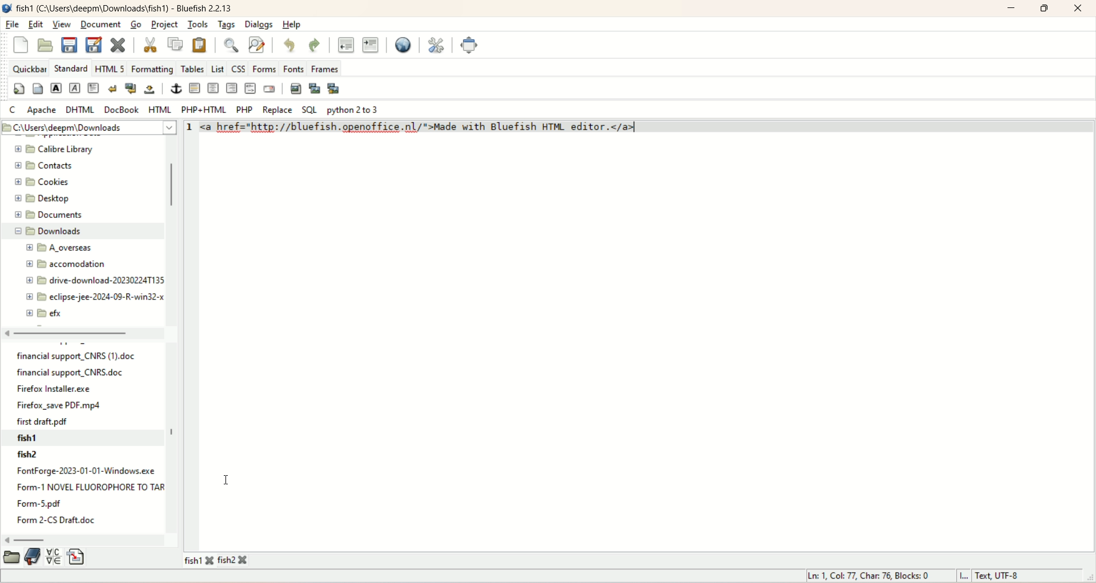 The width and height of the screenshot is (1096, 583). Describe the element at coordinates (21, 46) in the screenshot. I see `new` at that location.